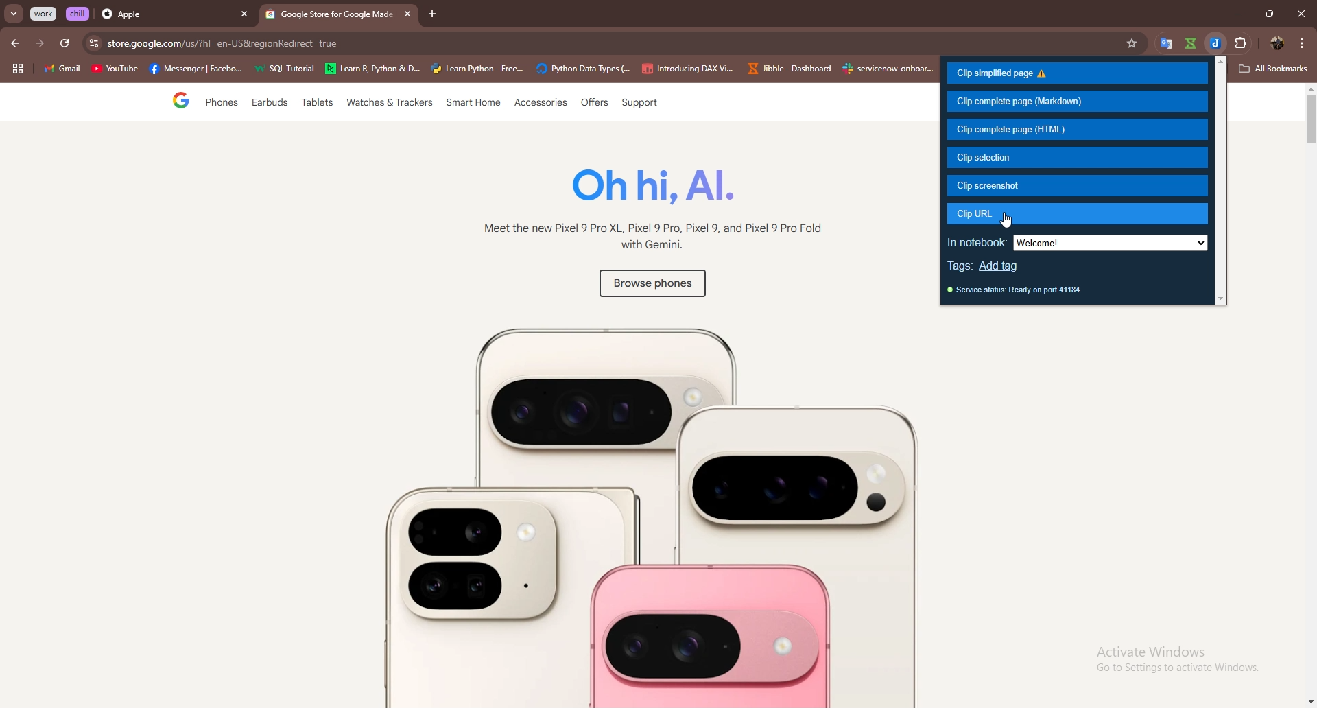  What do you see at coordinates (1076, 158) in the screenshot?
I see `clip selection` at bounding box center [1076, 158].